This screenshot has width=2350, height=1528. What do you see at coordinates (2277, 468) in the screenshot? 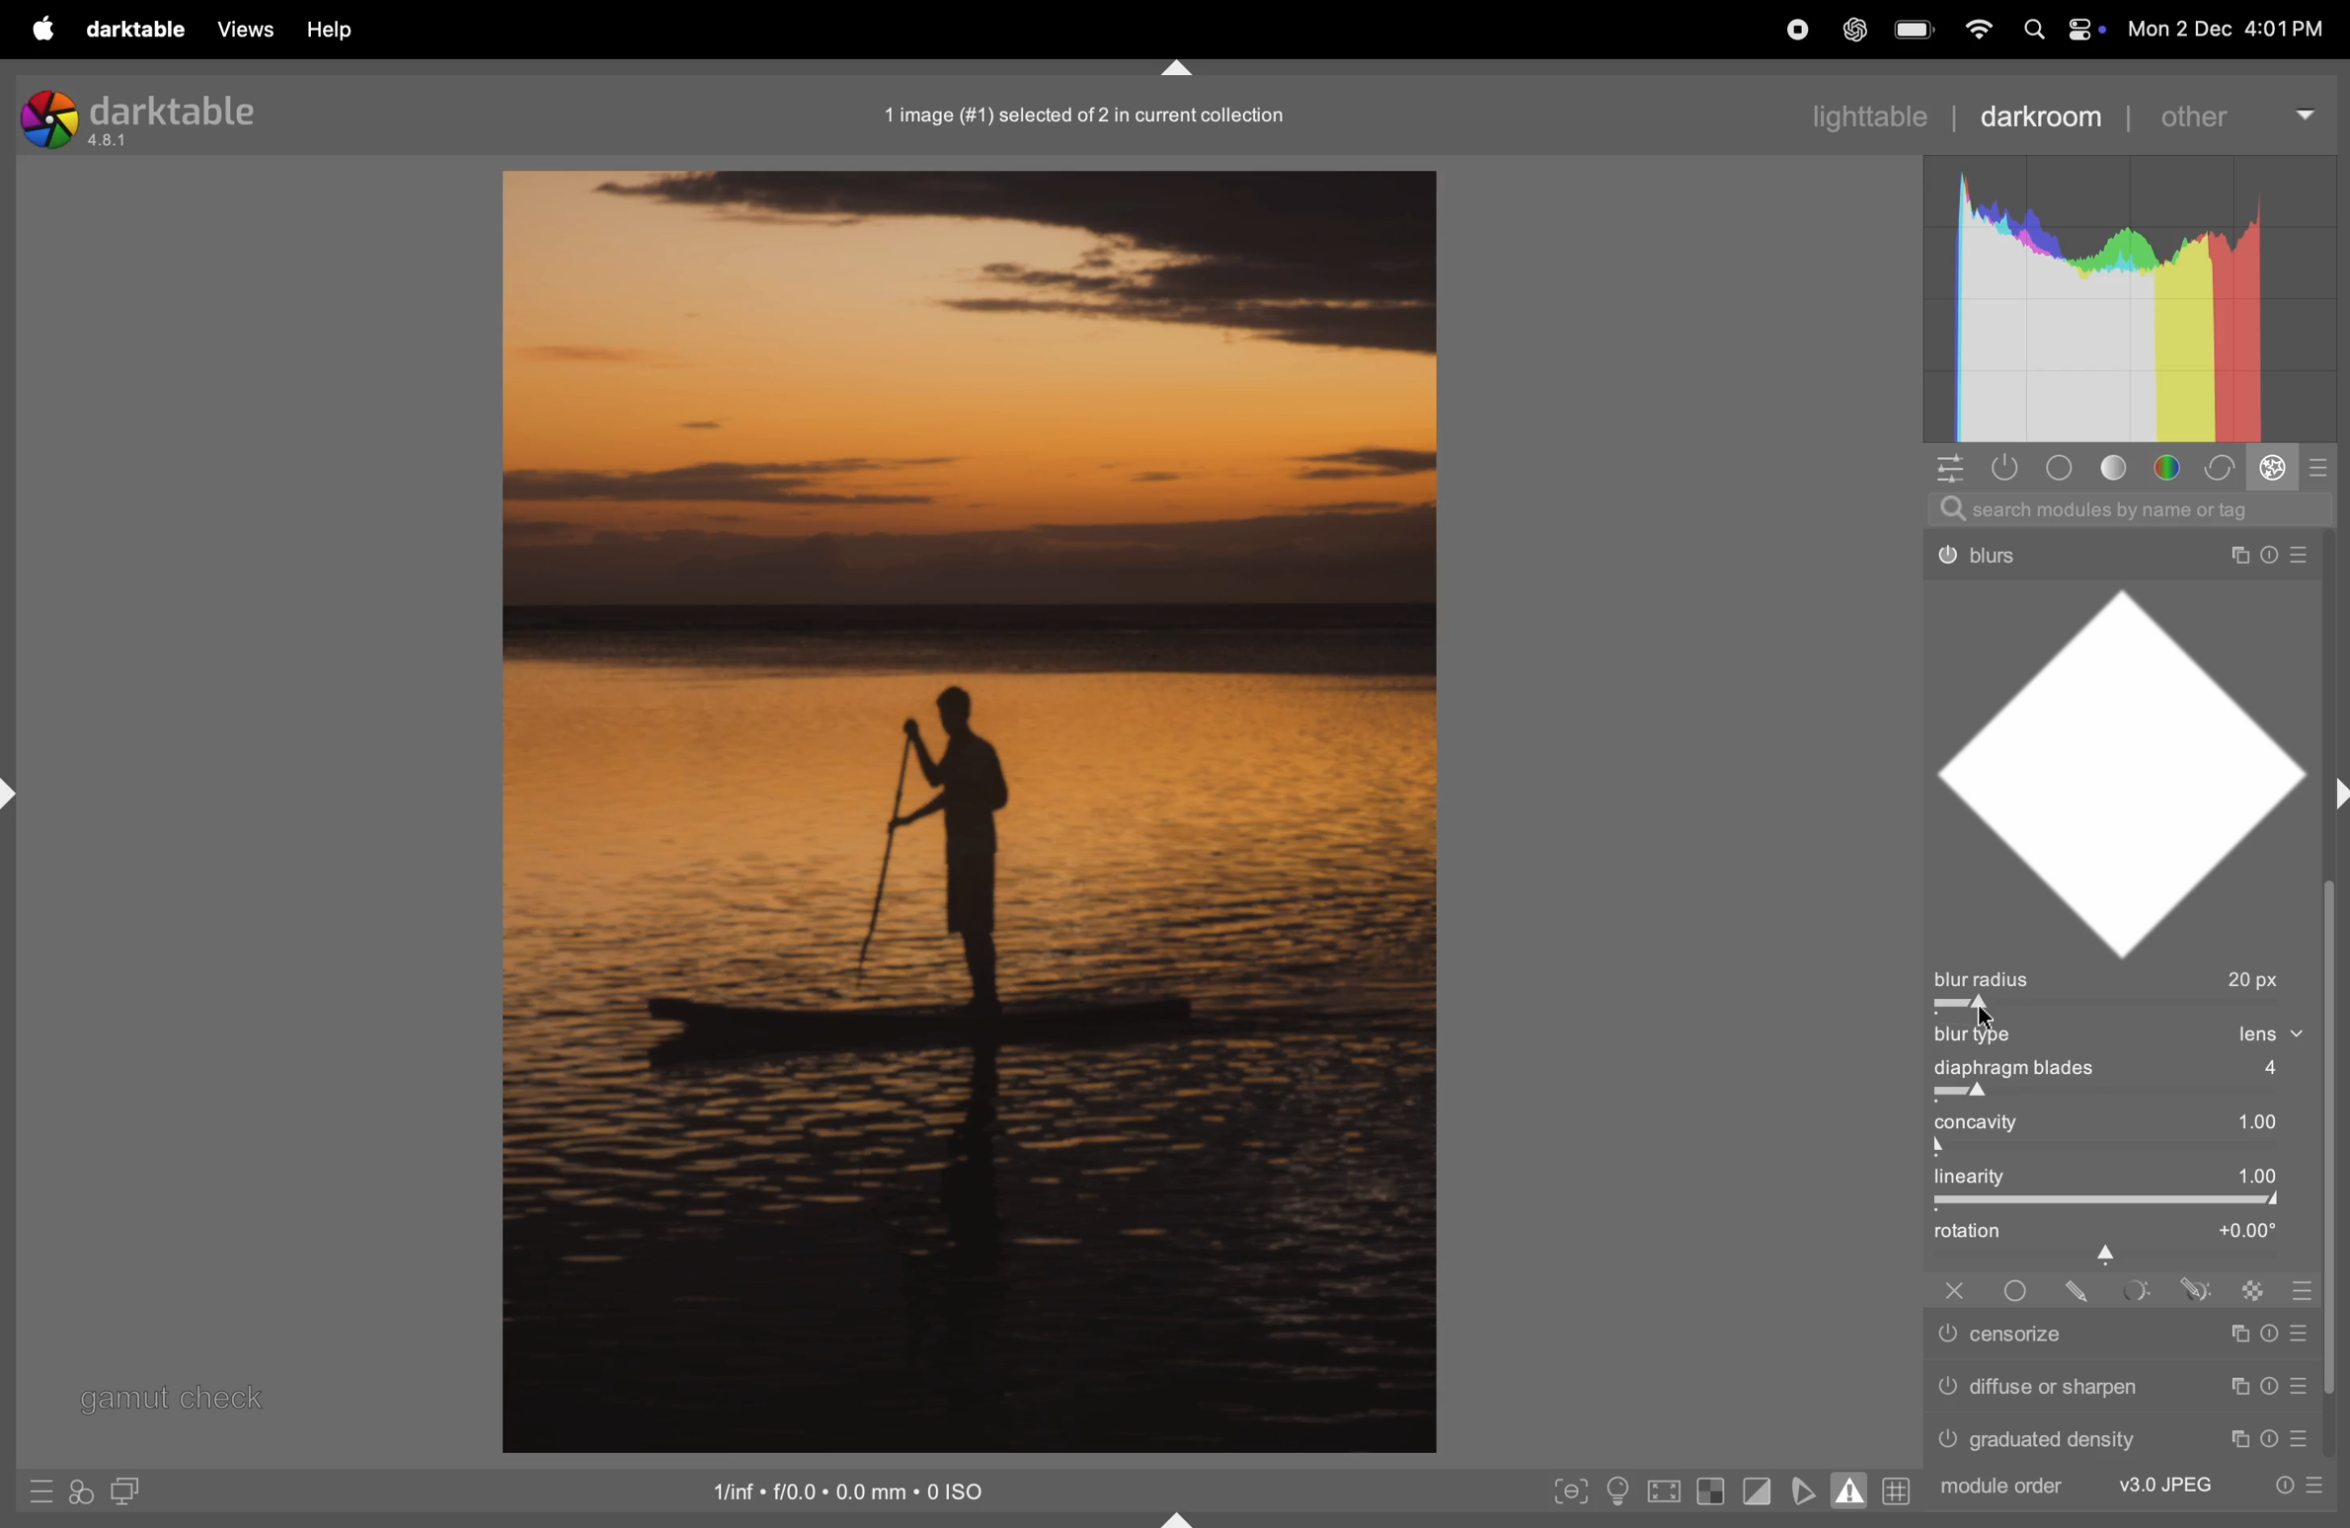
I see `effect` at bounding box center [2277, 468].